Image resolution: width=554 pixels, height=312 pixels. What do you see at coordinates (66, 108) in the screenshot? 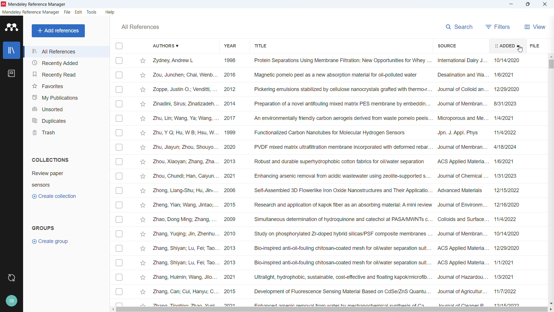
I see `Unsorted ` at bounding box center [66, 108].